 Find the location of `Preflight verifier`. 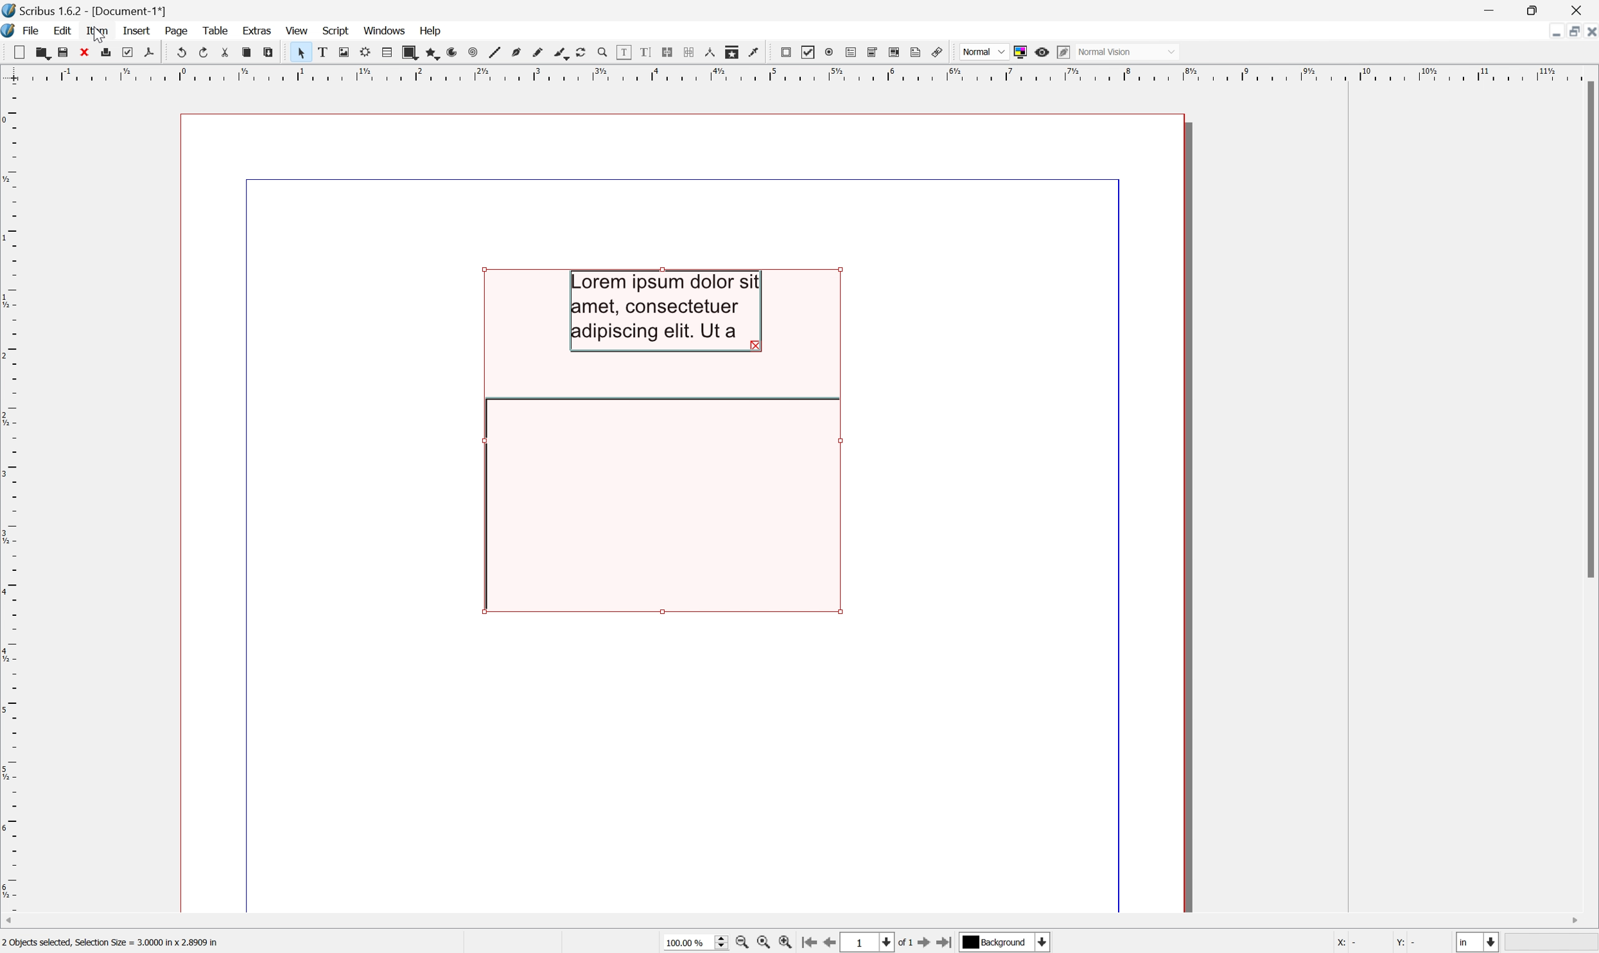

Preflight verifier is located at coordinates (127, 53).